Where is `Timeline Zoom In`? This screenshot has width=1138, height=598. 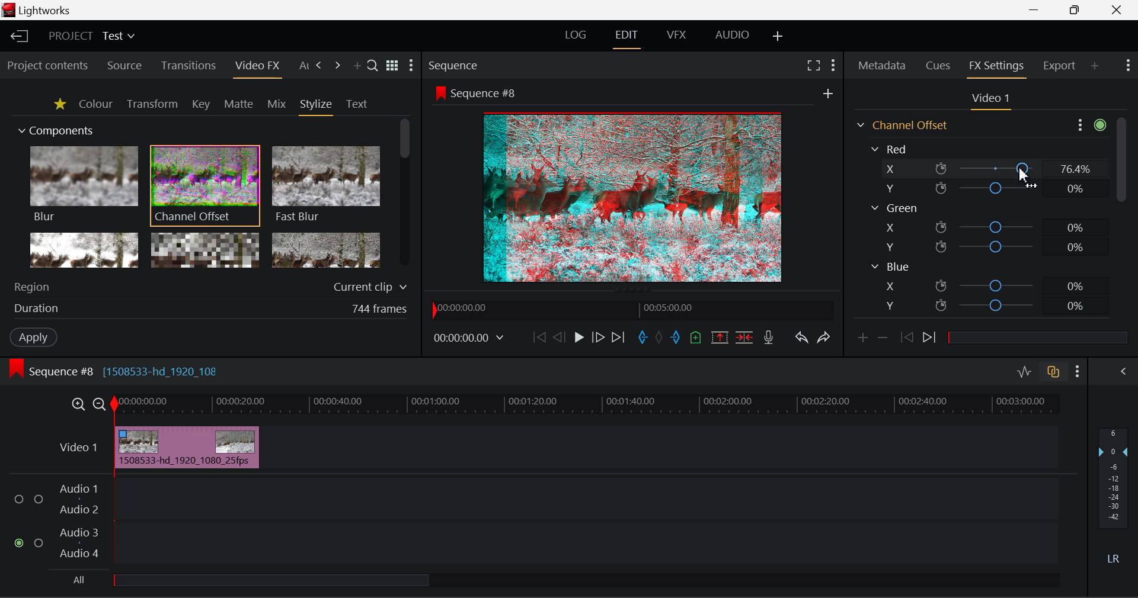
Timeline Zoom In is located at coordinates (78, 406).